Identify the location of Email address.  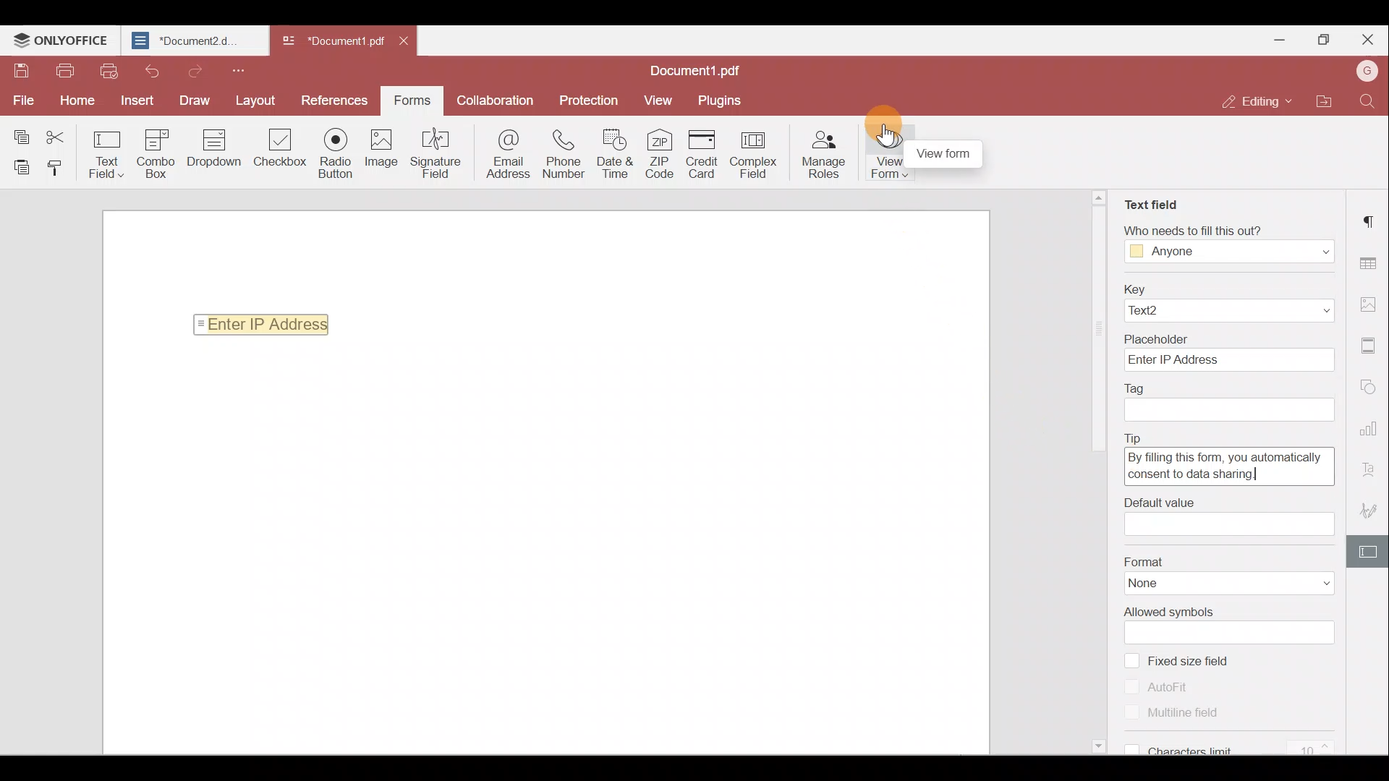
(502, 155).